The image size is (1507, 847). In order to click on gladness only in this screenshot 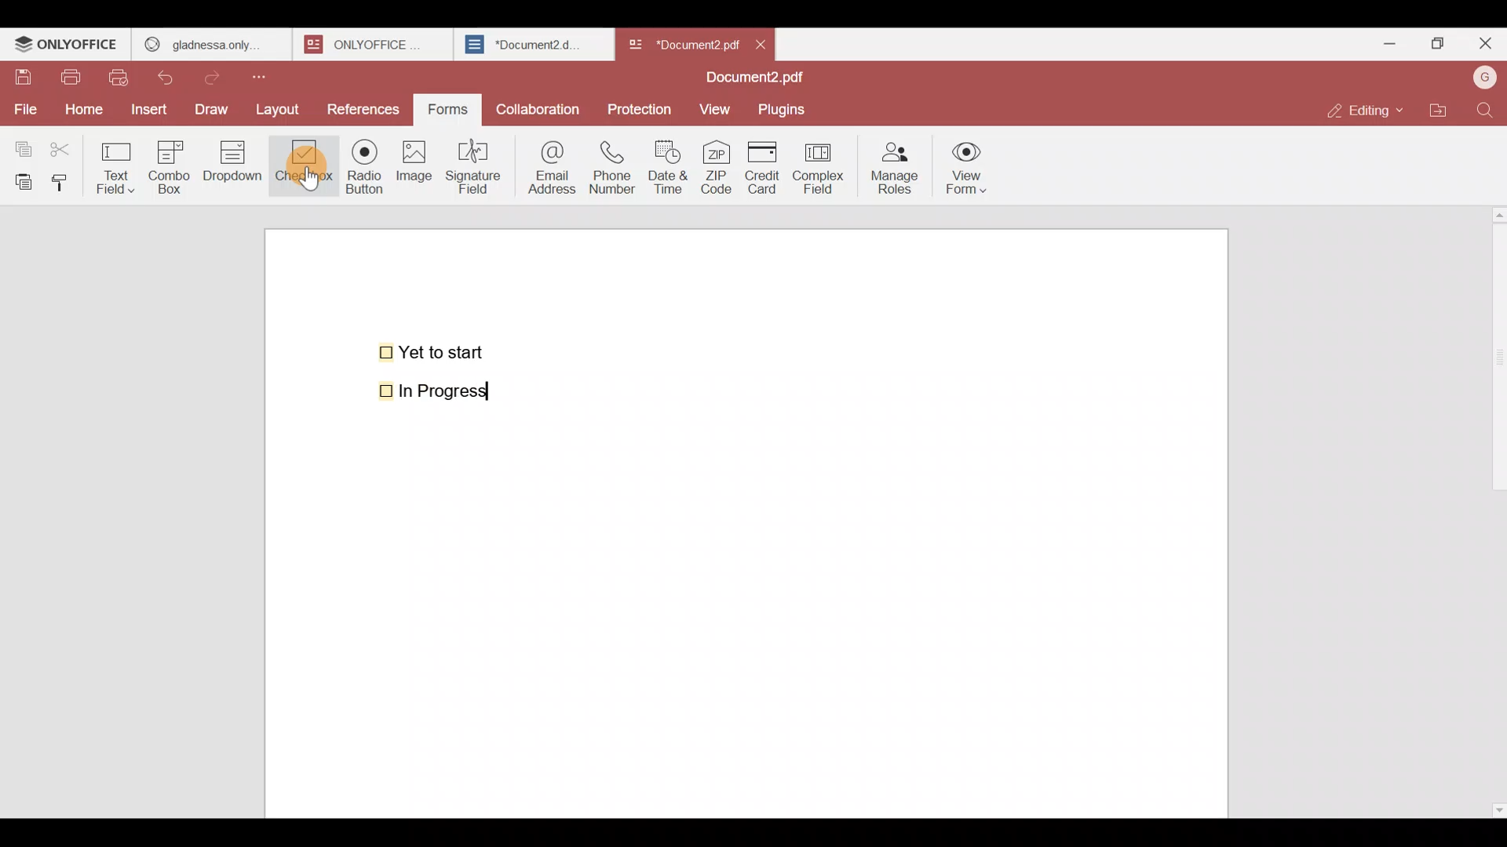, I will do `click(210, 41)`.